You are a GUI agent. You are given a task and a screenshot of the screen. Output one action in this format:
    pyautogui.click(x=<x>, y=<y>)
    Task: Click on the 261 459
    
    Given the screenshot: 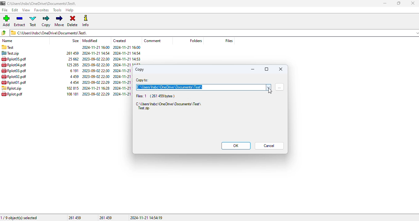 What is the action you would take?
    pyautogui.click(x=106, y=218)
    